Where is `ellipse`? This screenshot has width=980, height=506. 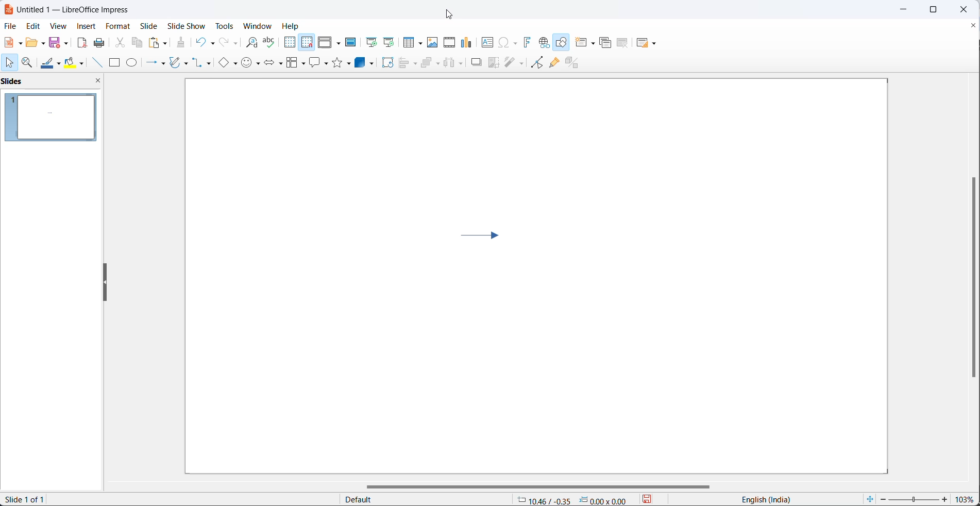 ellipse is located at coordinates (132, 63).